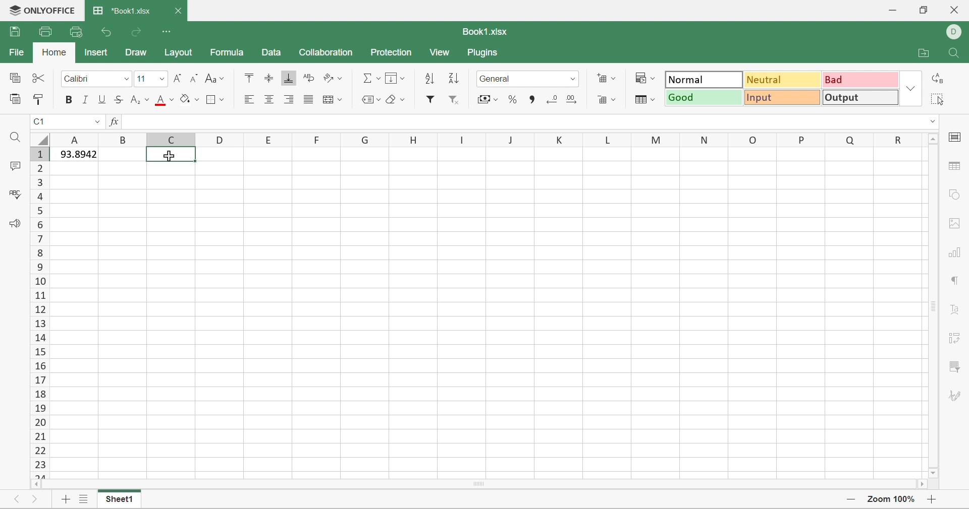  What do you see at coordinates (161, 78) in the screenshot?
I see `Drop Down` at bounding box center [161, 78].